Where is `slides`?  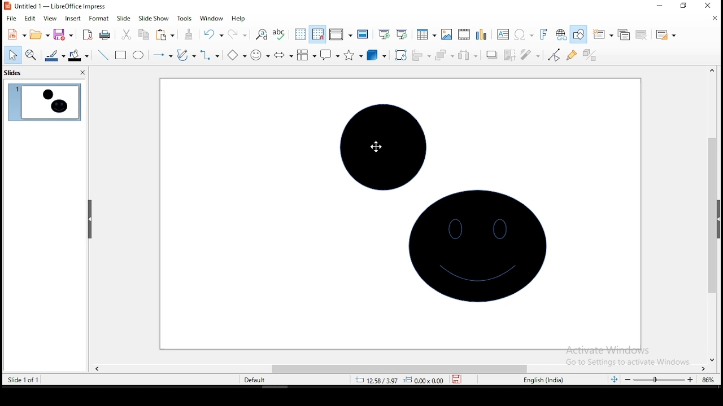 slides is located at coordinates (14, 74).